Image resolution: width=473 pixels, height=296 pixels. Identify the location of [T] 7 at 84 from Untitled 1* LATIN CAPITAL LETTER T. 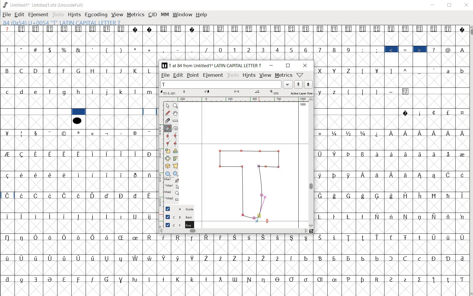
(213, 65).